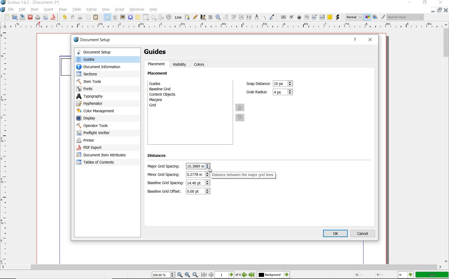  What do you see at coordinates (105, 126) in the screenshot?
I see `operator tools` at bounding box center [105, 126].